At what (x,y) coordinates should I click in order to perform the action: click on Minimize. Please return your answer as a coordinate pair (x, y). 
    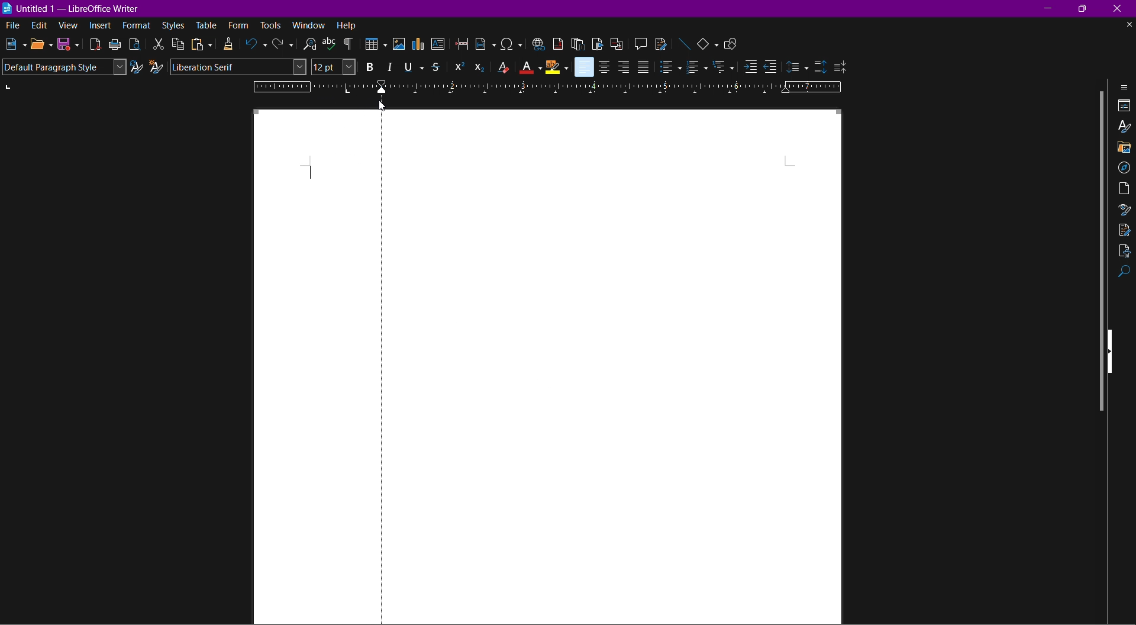
    Looking at the image, I should click on (1050, 8).